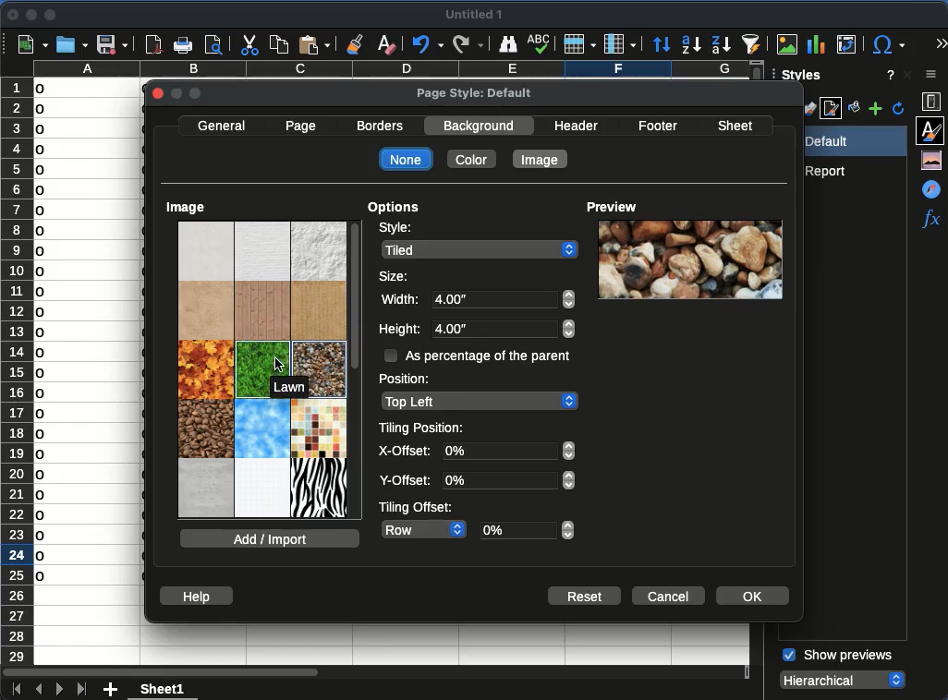 This screenshot has width=948, height=700. I want to click on ascending, so click(690, 45).